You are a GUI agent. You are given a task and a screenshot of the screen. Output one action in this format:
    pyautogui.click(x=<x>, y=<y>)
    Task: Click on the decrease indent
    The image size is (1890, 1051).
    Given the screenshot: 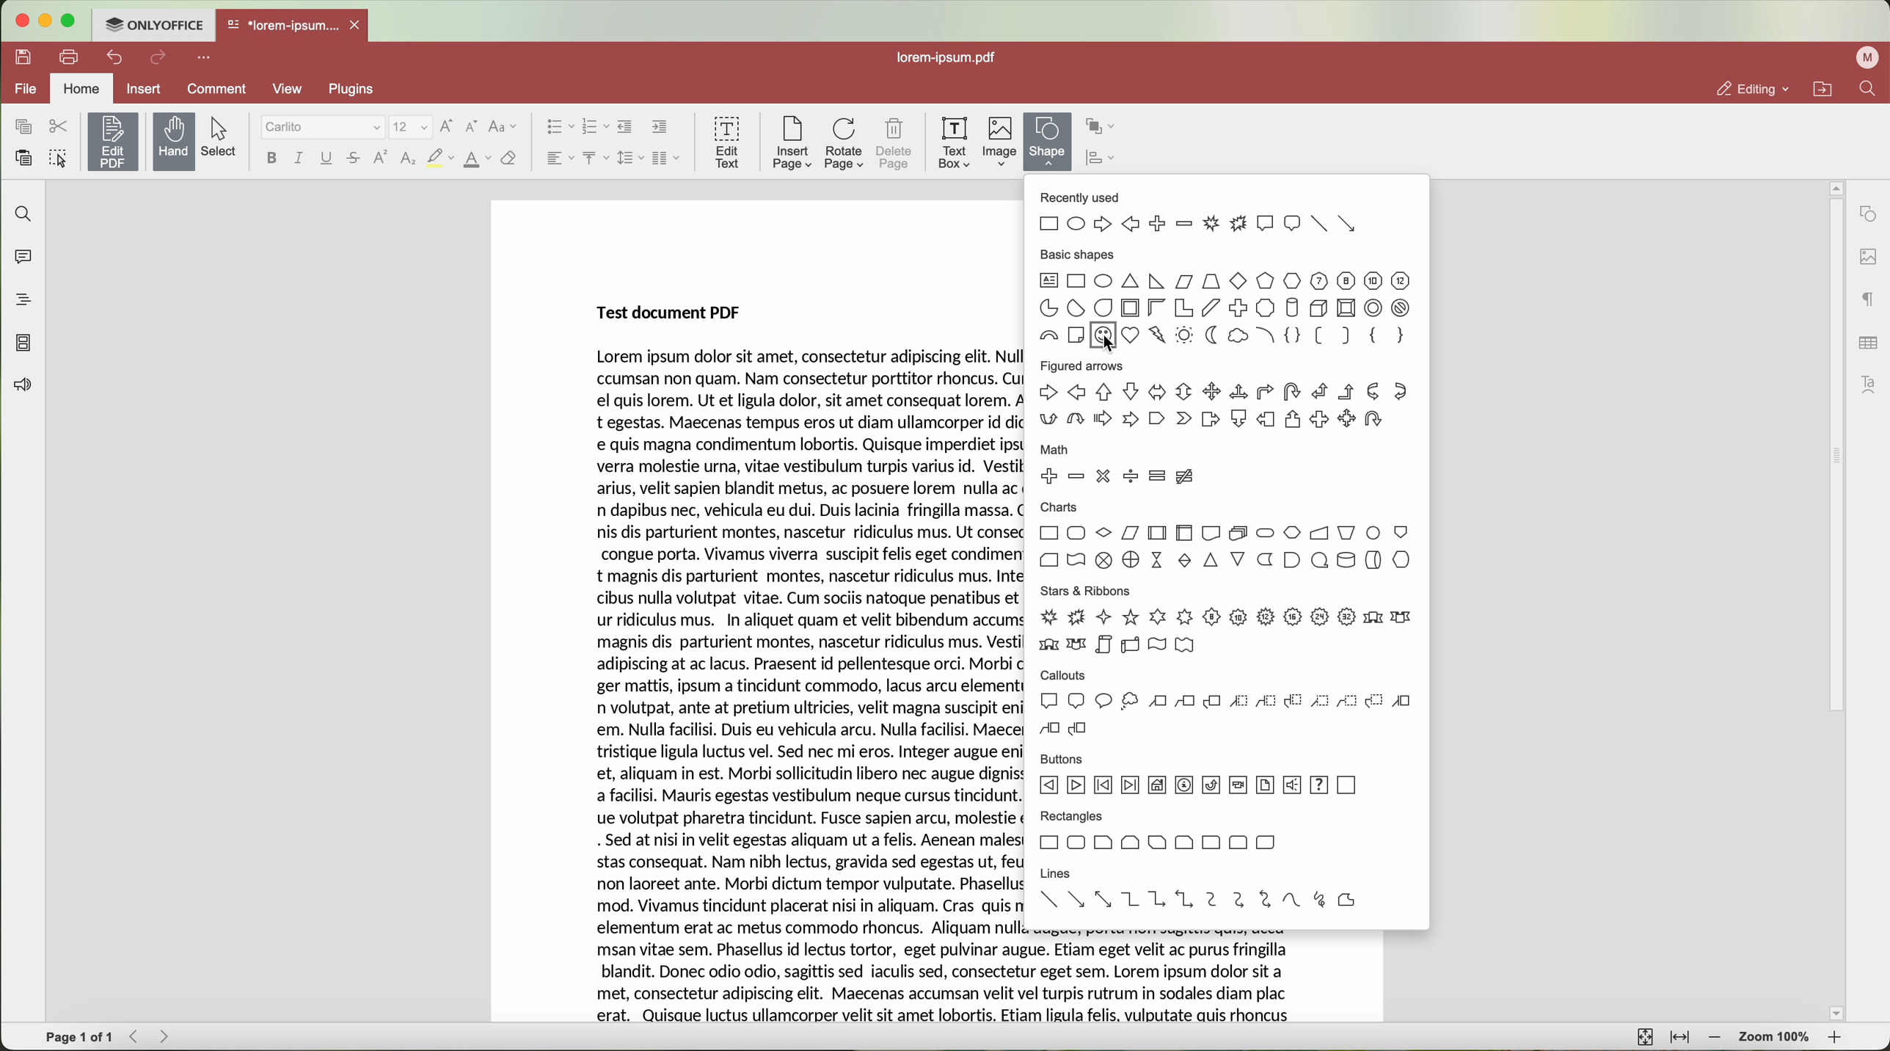 What is the action you would take?
    pyautogui.click(x=626, y=127)
    